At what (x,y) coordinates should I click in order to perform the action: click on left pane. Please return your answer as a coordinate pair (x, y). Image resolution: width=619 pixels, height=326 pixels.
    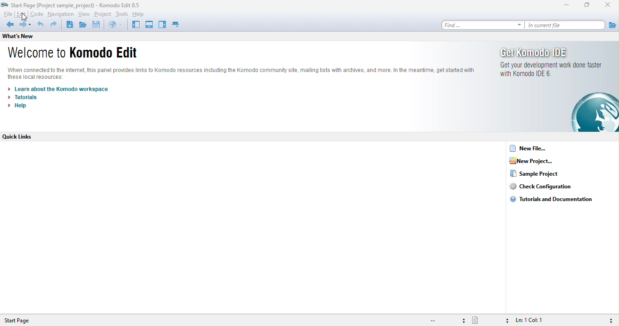
    Looking at the image, I should click on (136, 26).